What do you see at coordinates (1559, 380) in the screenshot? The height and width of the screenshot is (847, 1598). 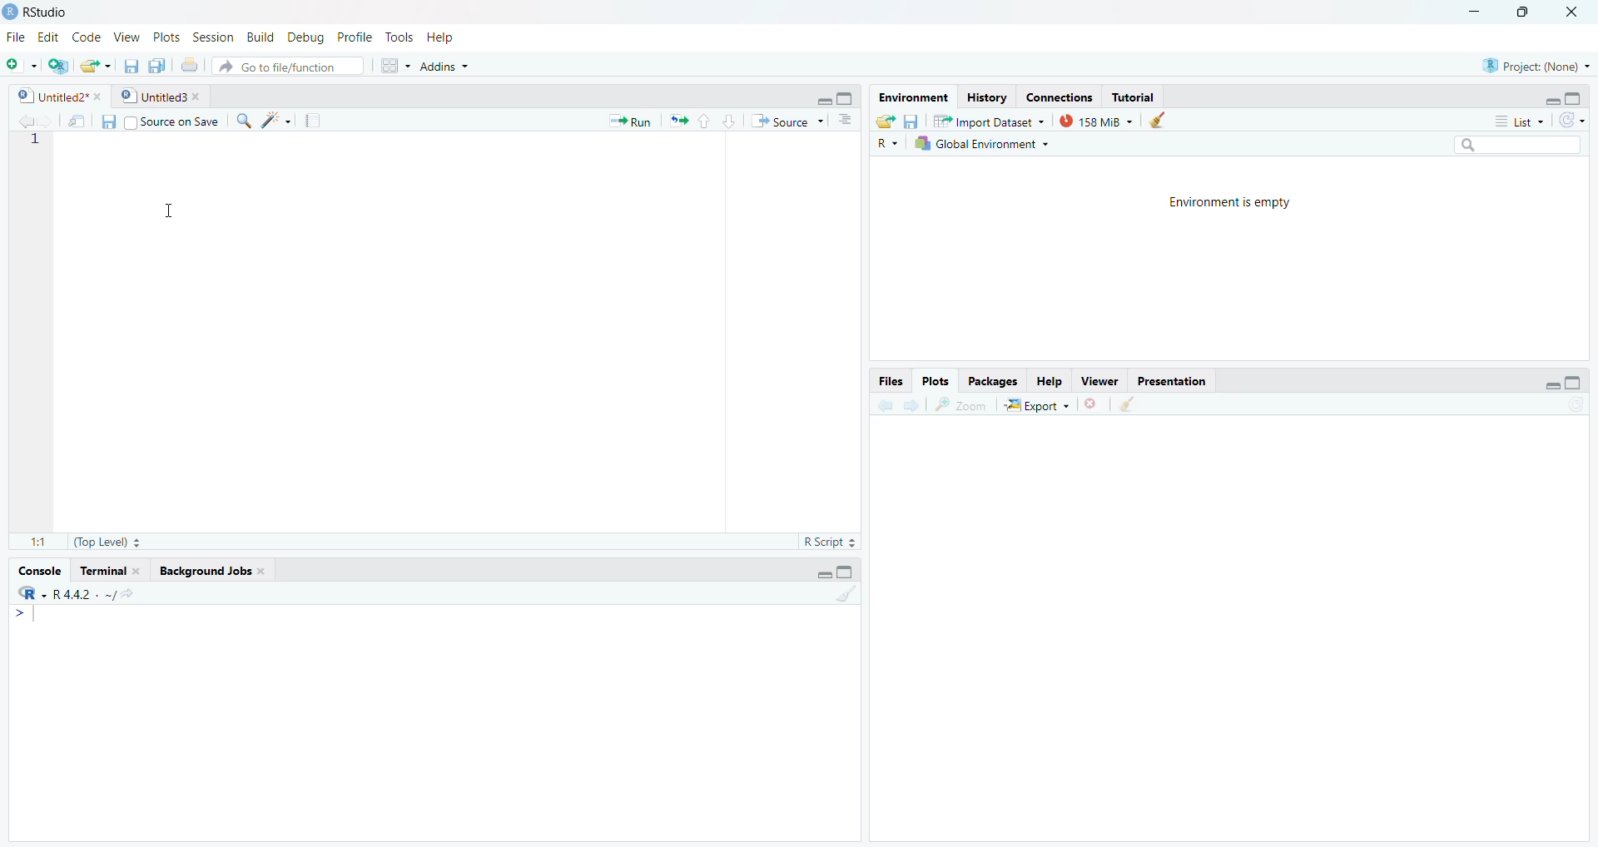 I see `Minimize/maximize` at bounding box center [1559, 380].